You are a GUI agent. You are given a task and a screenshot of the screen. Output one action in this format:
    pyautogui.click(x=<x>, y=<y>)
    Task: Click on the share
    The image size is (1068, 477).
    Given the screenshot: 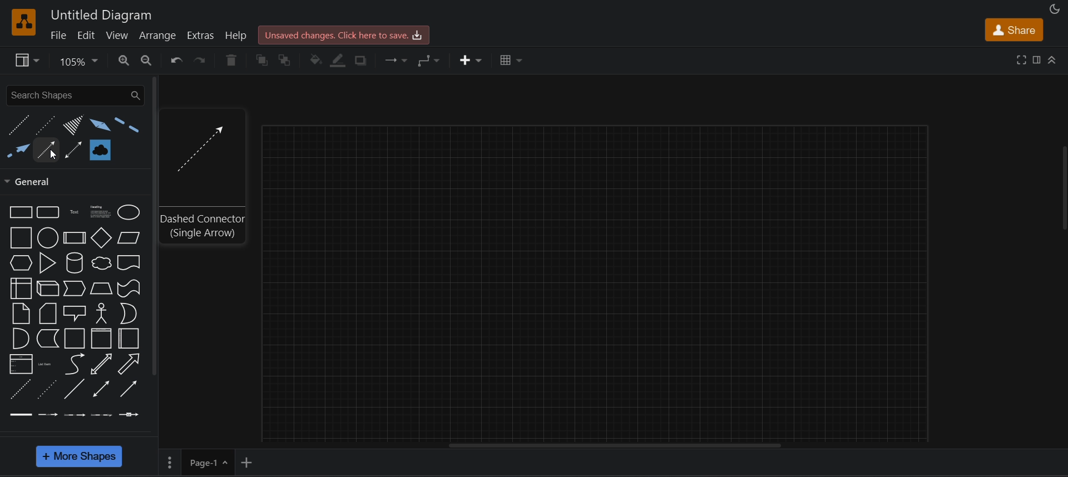 What is the action you would take?
    pyautogui.click(x=1010, y=29)
    